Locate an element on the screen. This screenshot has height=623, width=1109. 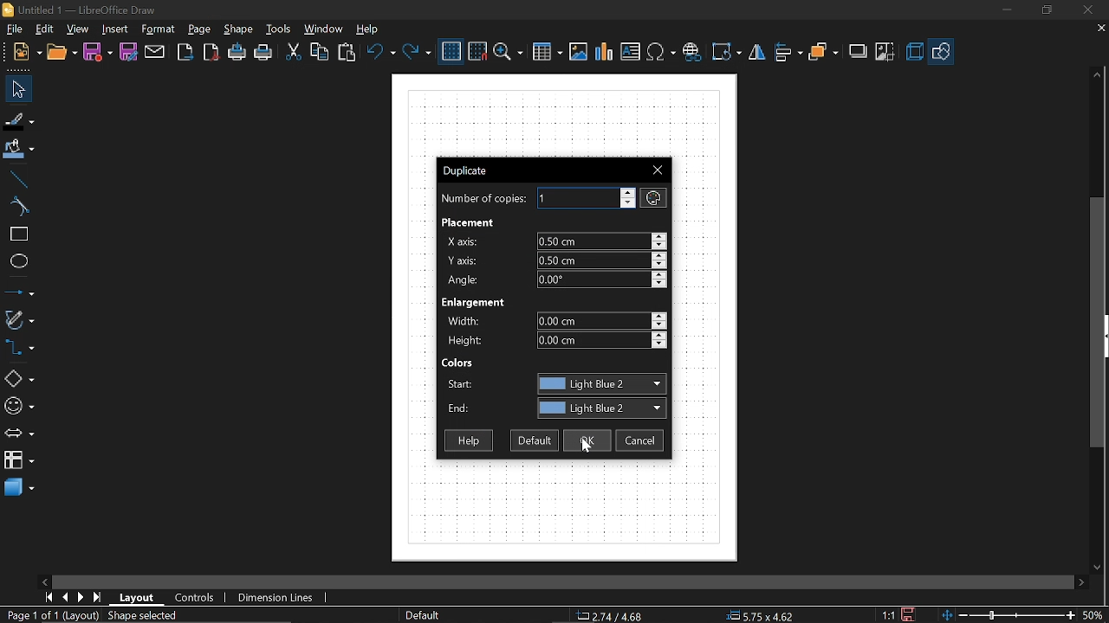
arrows is located at coordinates (19, 434).